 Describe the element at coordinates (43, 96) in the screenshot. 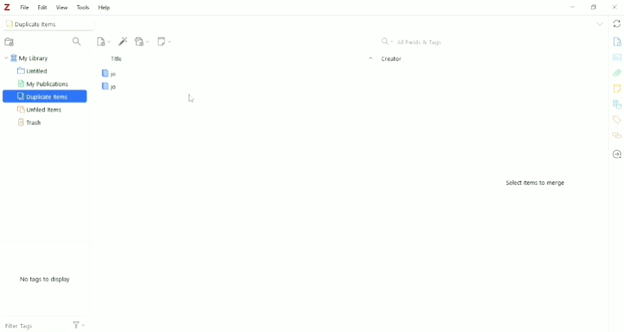

I see `Duplicate Items` at that location.